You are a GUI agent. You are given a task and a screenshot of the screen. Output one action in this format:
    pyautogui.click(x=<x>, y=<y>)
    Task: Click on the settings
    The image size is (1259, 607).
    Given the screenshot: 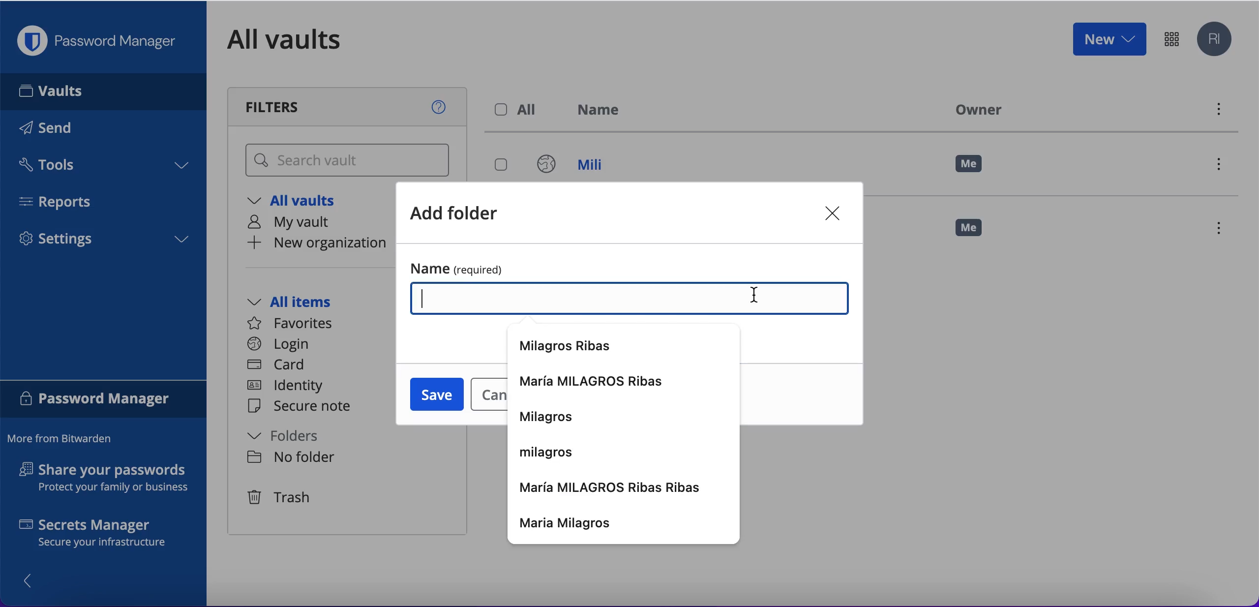 What is the action you would take?
    pyautogui.click(x=103, y=242)
    